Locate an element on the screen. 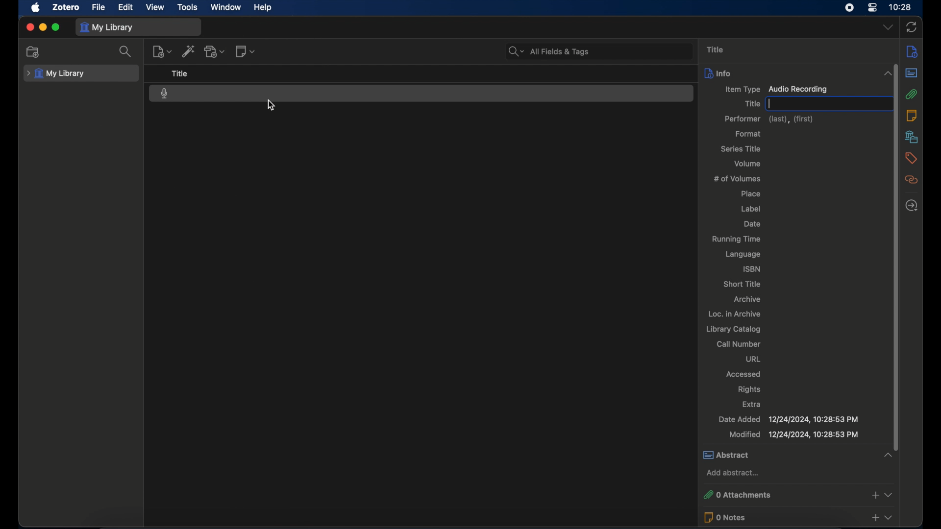  tile is located at coordinates (180, 73).